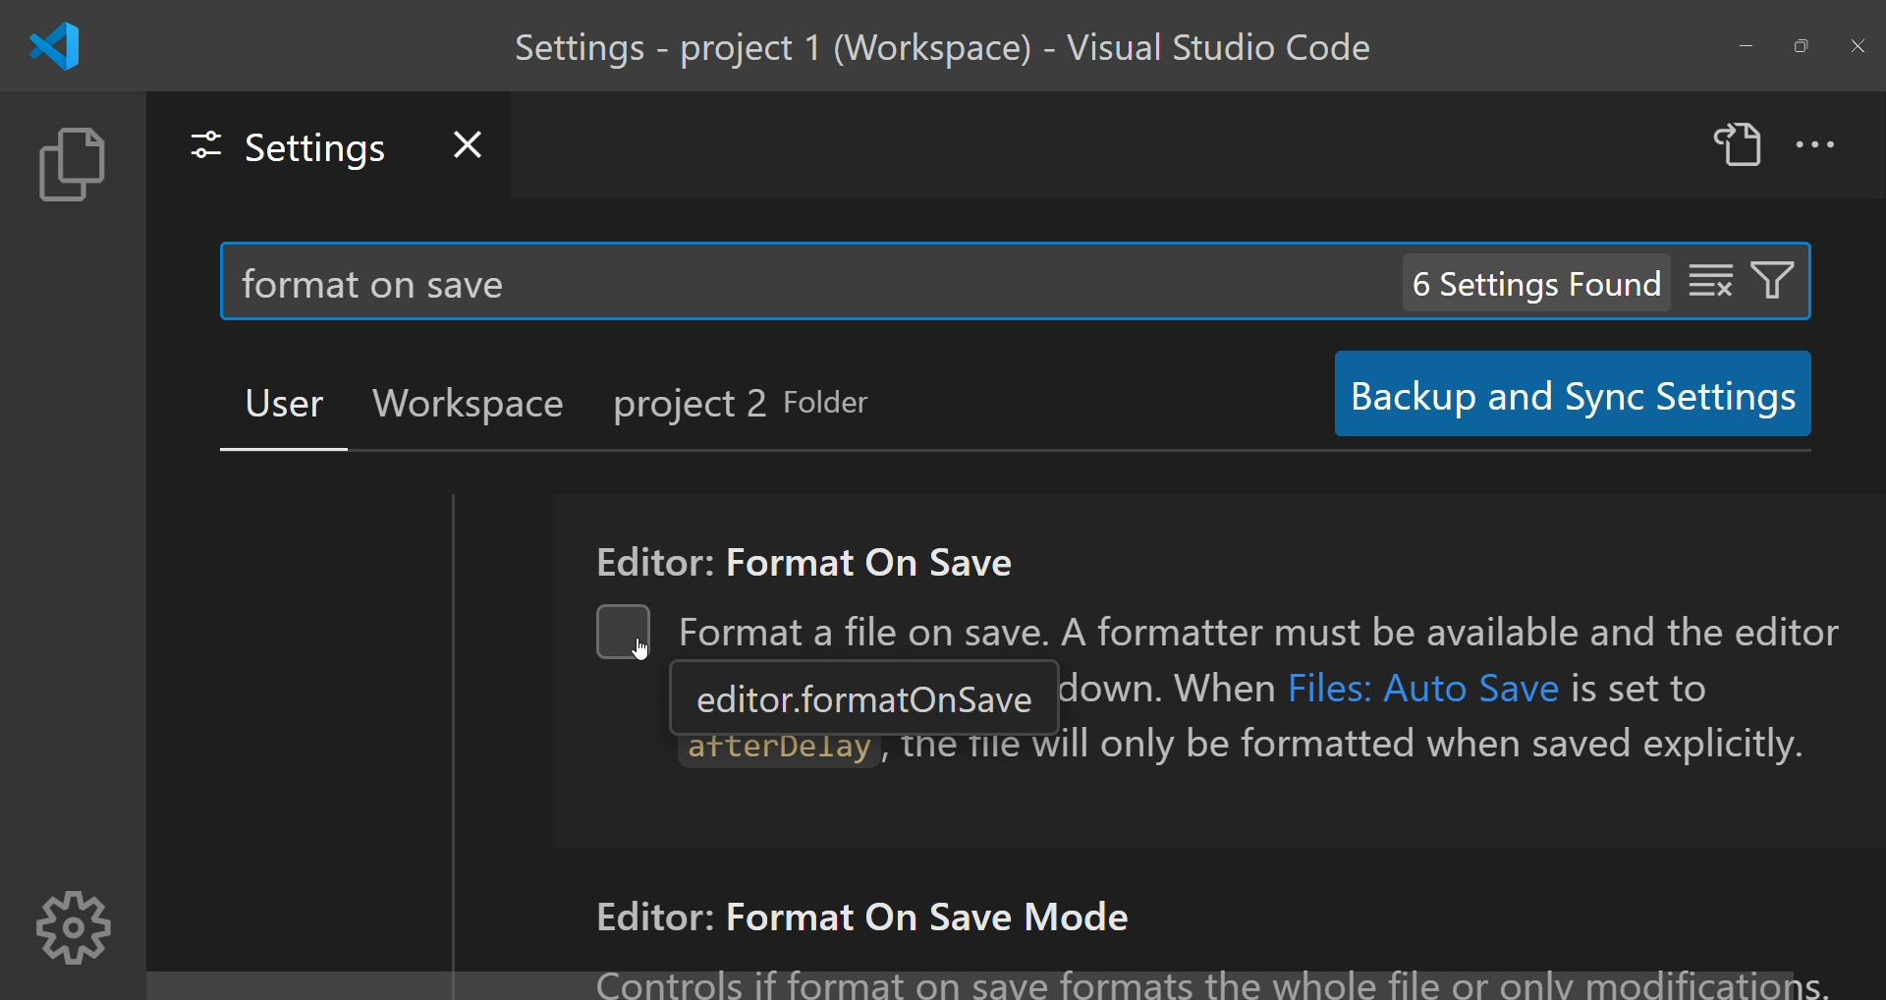  Describe the element at coordinates (867, 917) in the screenshot. I see `Editor: format on save mode` at that location.